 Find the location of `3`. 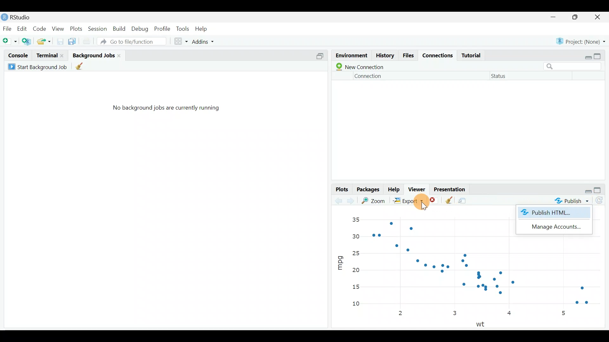

3 is located at coordinates (454, 313).